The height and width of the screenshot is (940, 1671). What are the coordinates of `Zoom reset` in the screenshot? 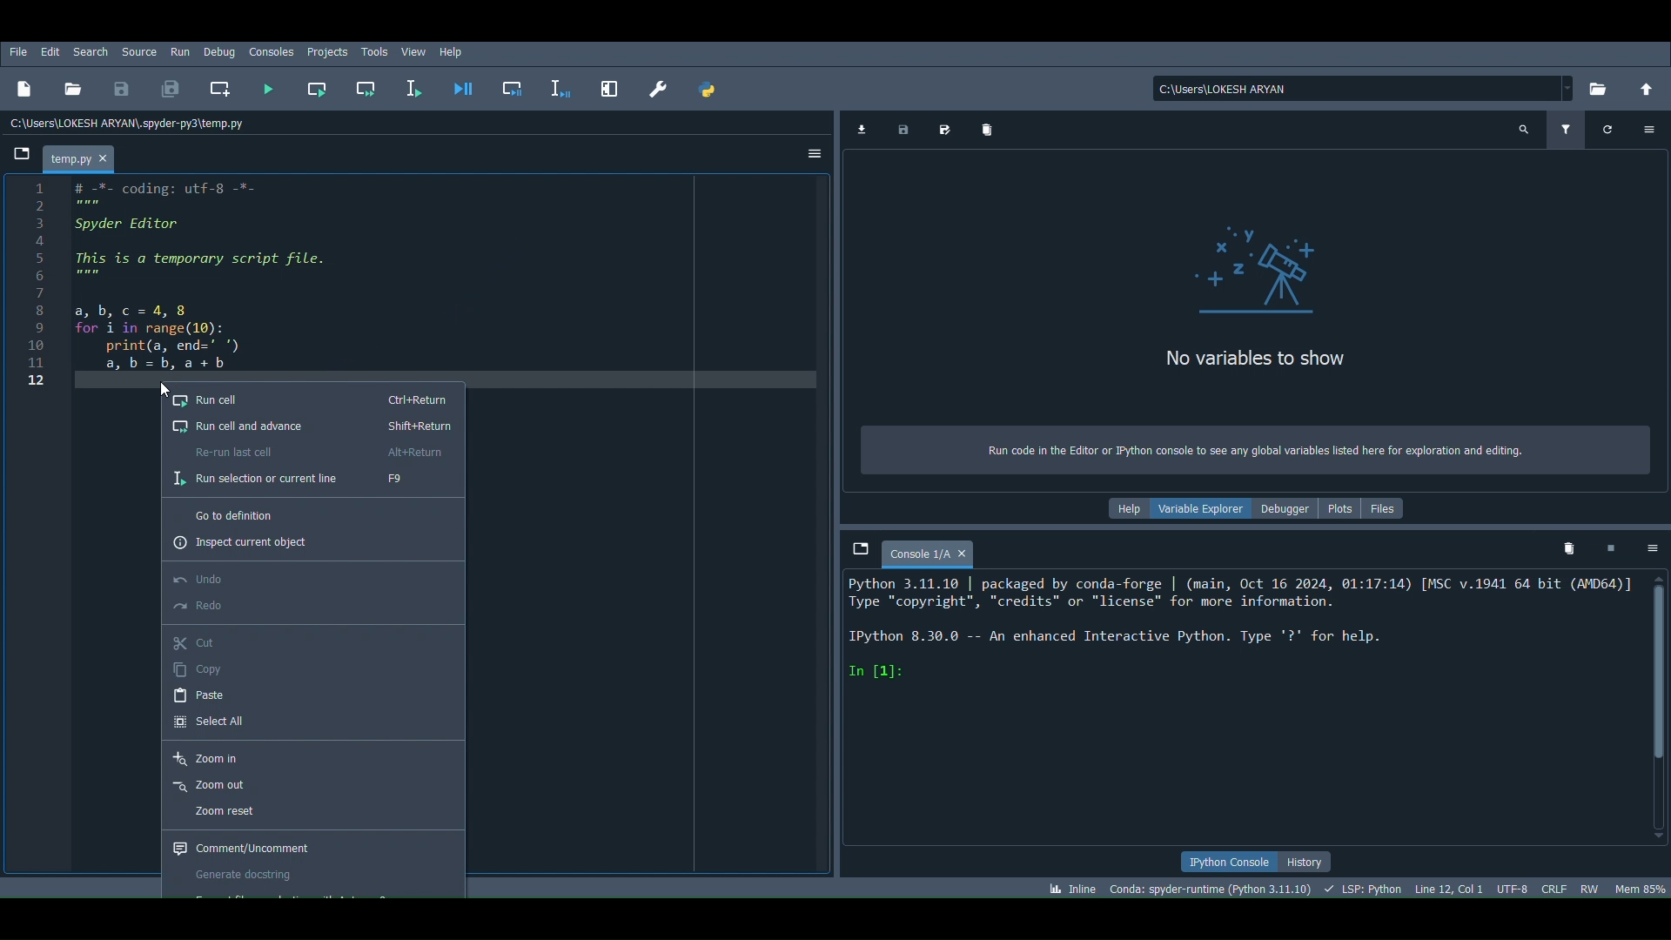 It's located at (313, 809).